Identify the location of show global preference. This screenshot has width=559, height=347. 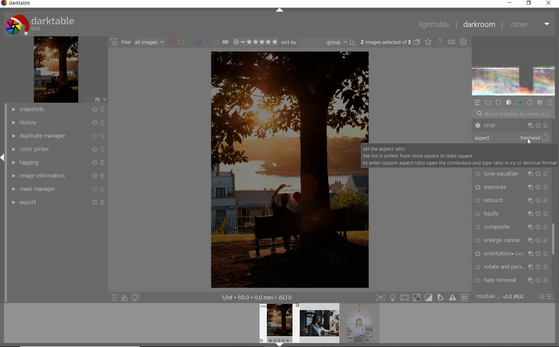
(464, 42).